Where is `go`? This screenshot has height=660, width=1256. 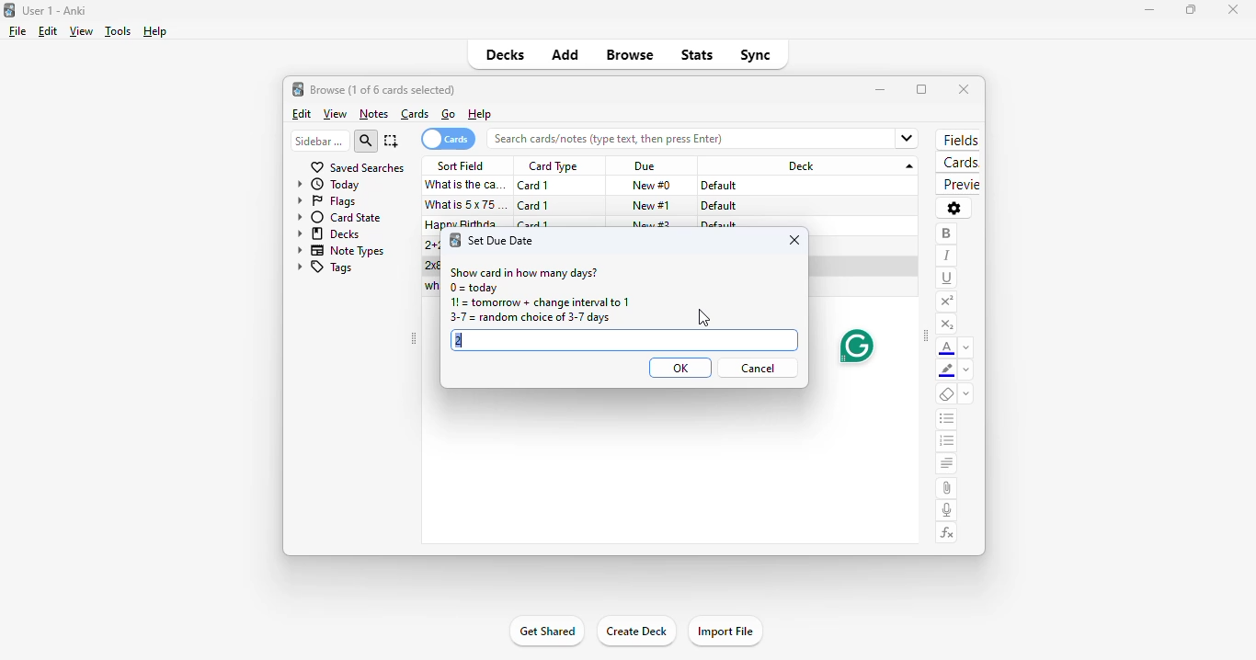 go is located at coordinates (449, 114).